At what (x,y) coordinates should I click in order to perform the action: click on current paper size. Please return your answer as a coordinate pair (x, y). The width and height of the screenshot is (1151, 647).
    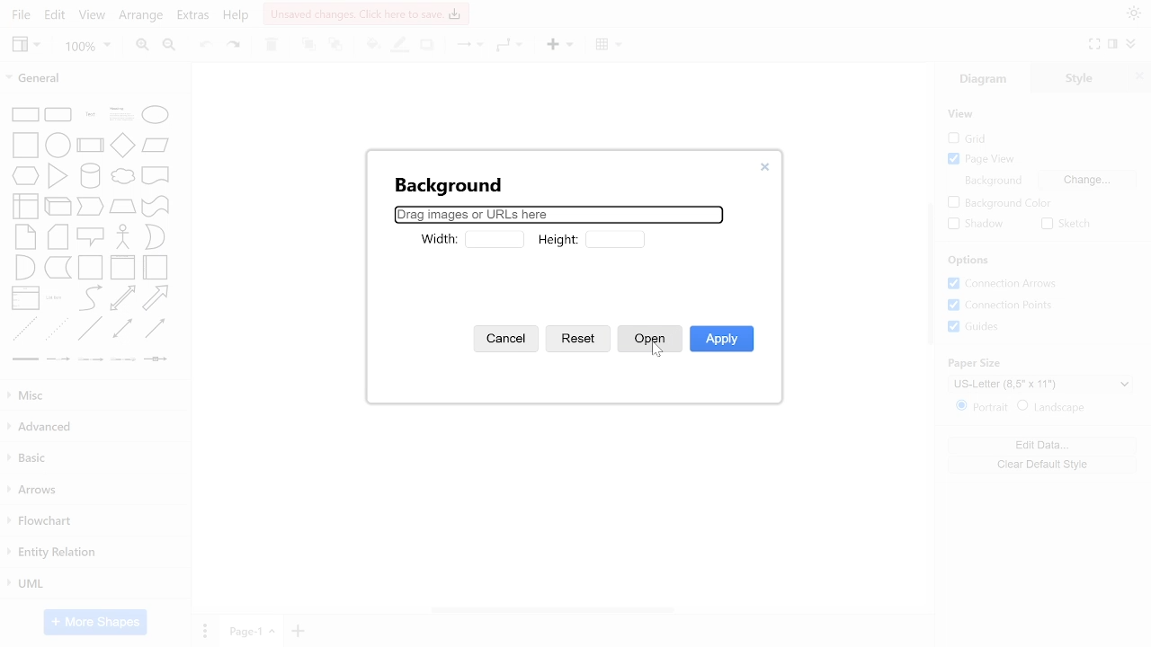
    Looking at the image, I should click on (1042, 383).